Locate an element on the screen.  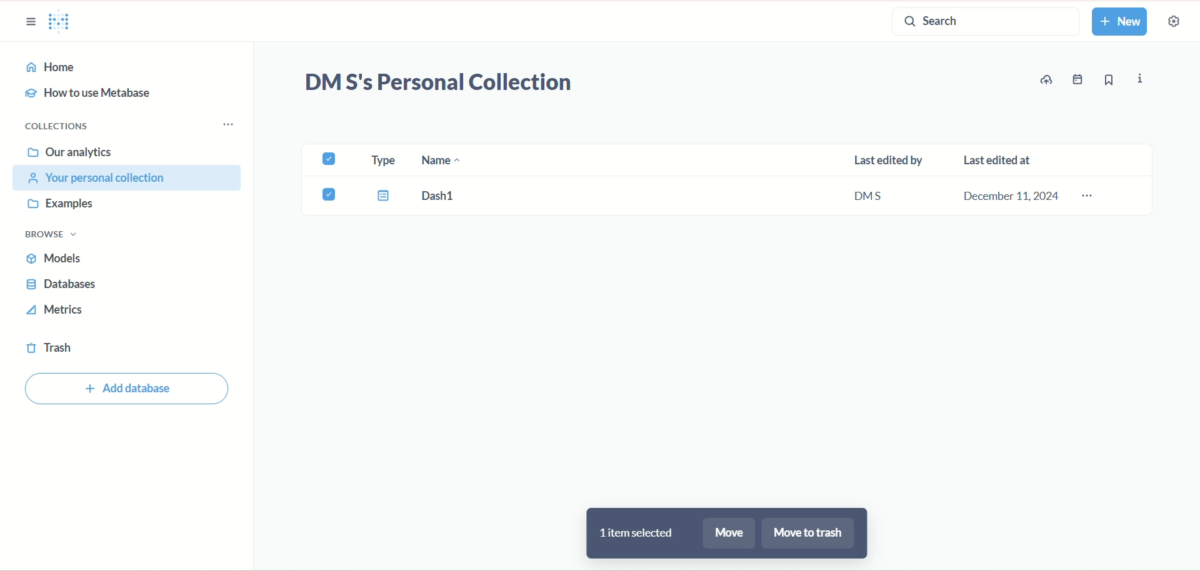
trash is located at coordinates (51, 346).